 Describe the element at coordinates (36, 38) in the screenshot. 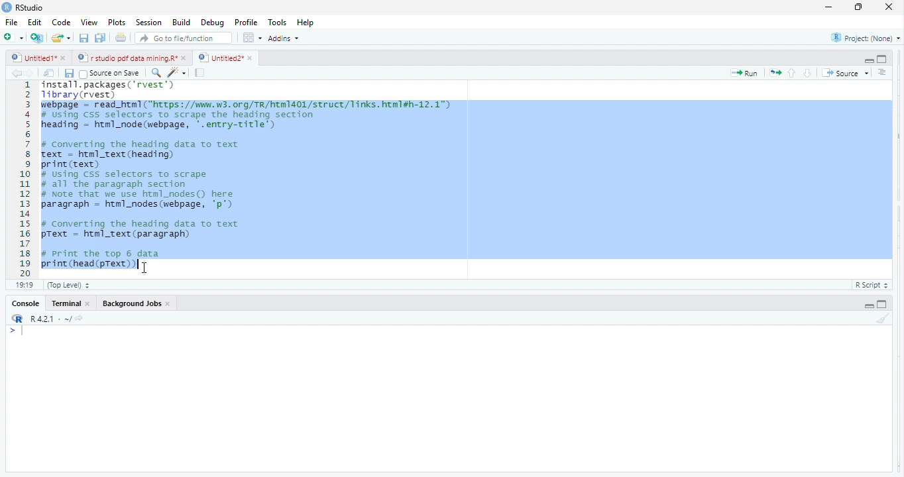

I see `create a project` at that location.